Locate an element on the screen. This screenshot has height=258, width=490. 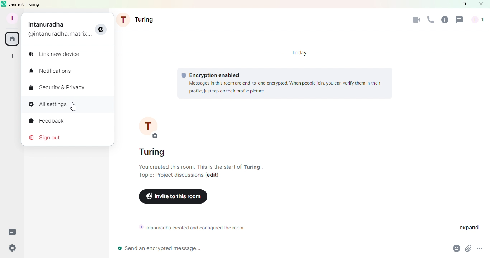
Maximize is located at coordinates (463, 4).